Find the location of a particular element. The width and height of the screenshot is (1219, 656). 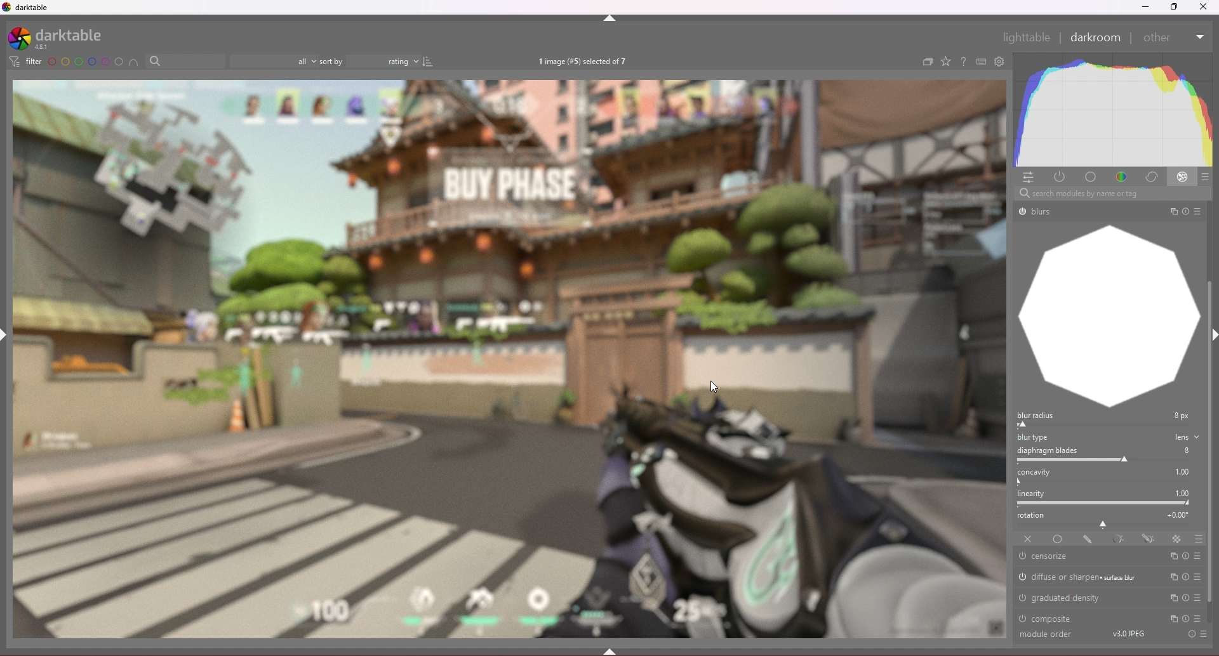

 is located at coordinates (1174, 211).